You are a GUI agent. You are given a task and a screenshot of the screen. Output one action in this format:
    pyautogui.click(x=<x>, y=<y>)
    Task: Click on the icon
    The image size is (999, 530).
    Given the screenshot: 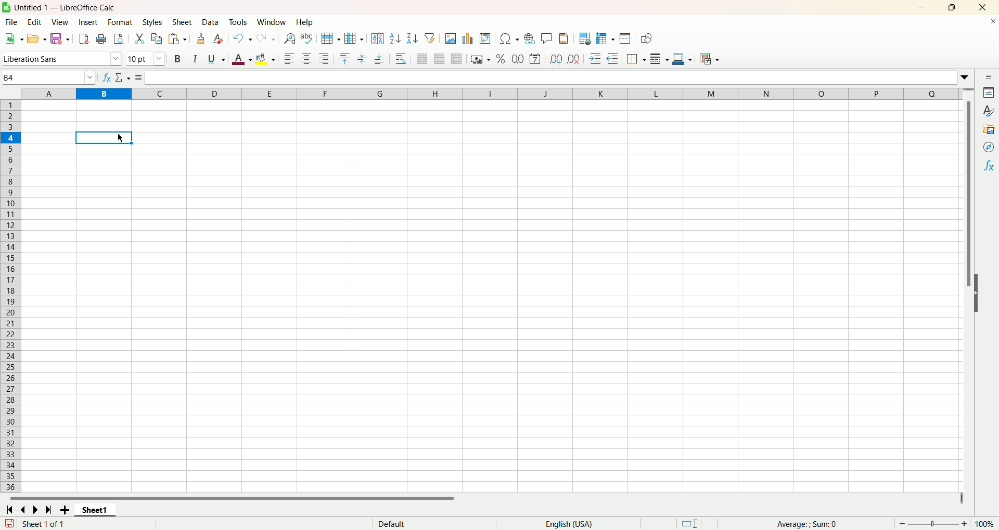 What is the action you would take?
    pyautogui.click(x=8, y=8)
    